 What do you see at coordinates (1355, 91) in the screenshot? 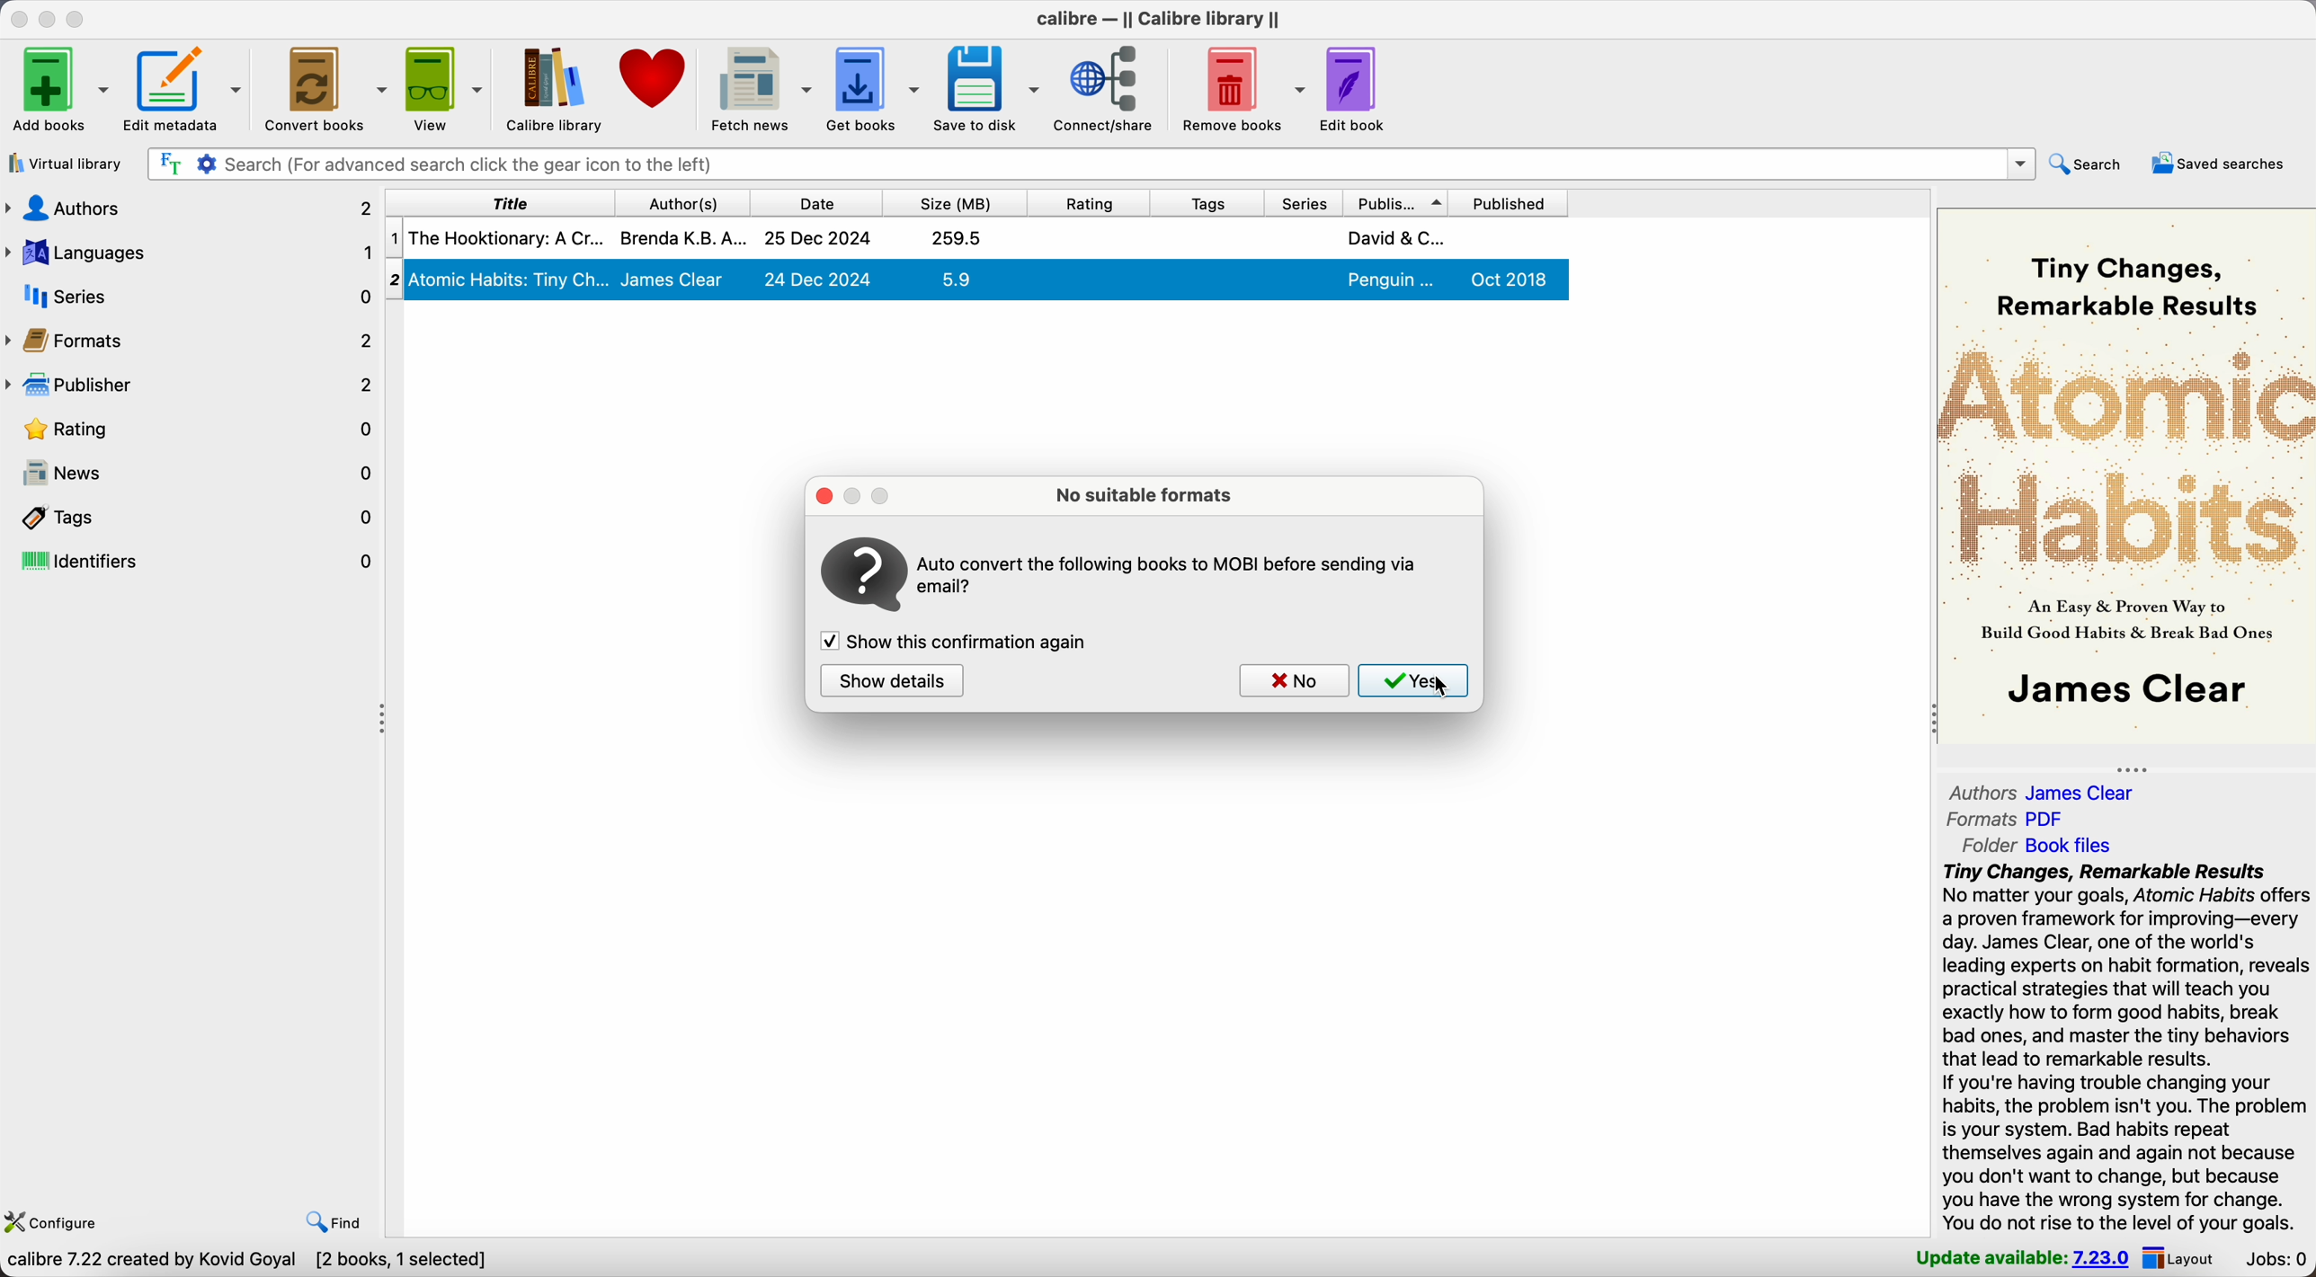
I see `edit book` at bounding box center [1355, 91].